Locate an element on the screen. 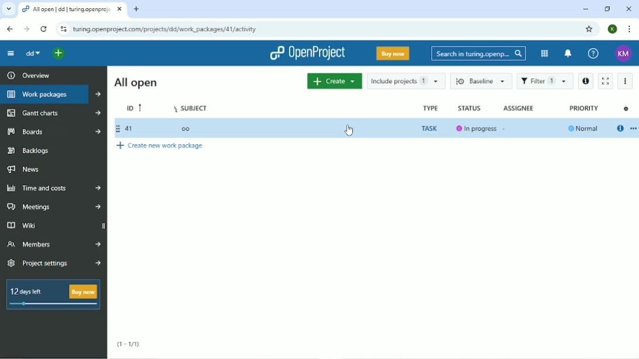  News is located at coordinates (23, 170).